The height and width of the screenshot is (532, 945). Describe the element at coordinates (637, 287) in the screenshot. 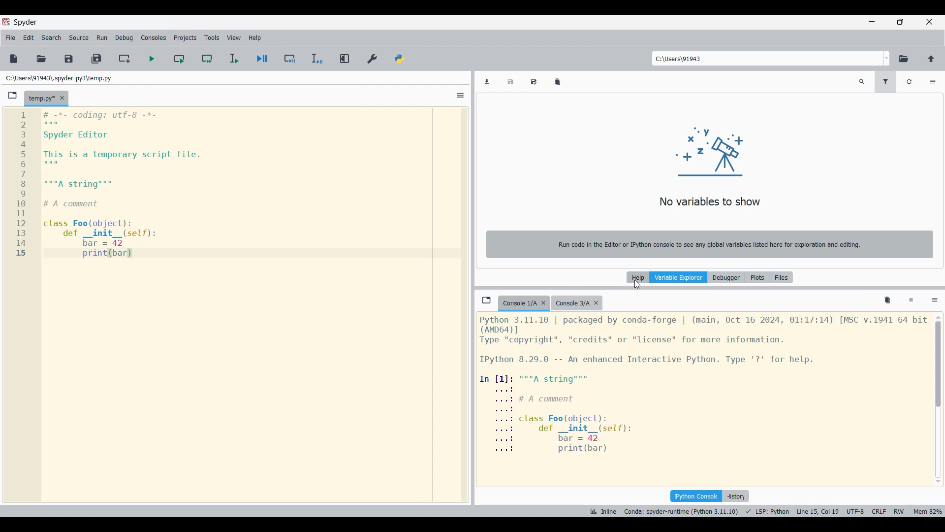

I see `cursor` at that location.